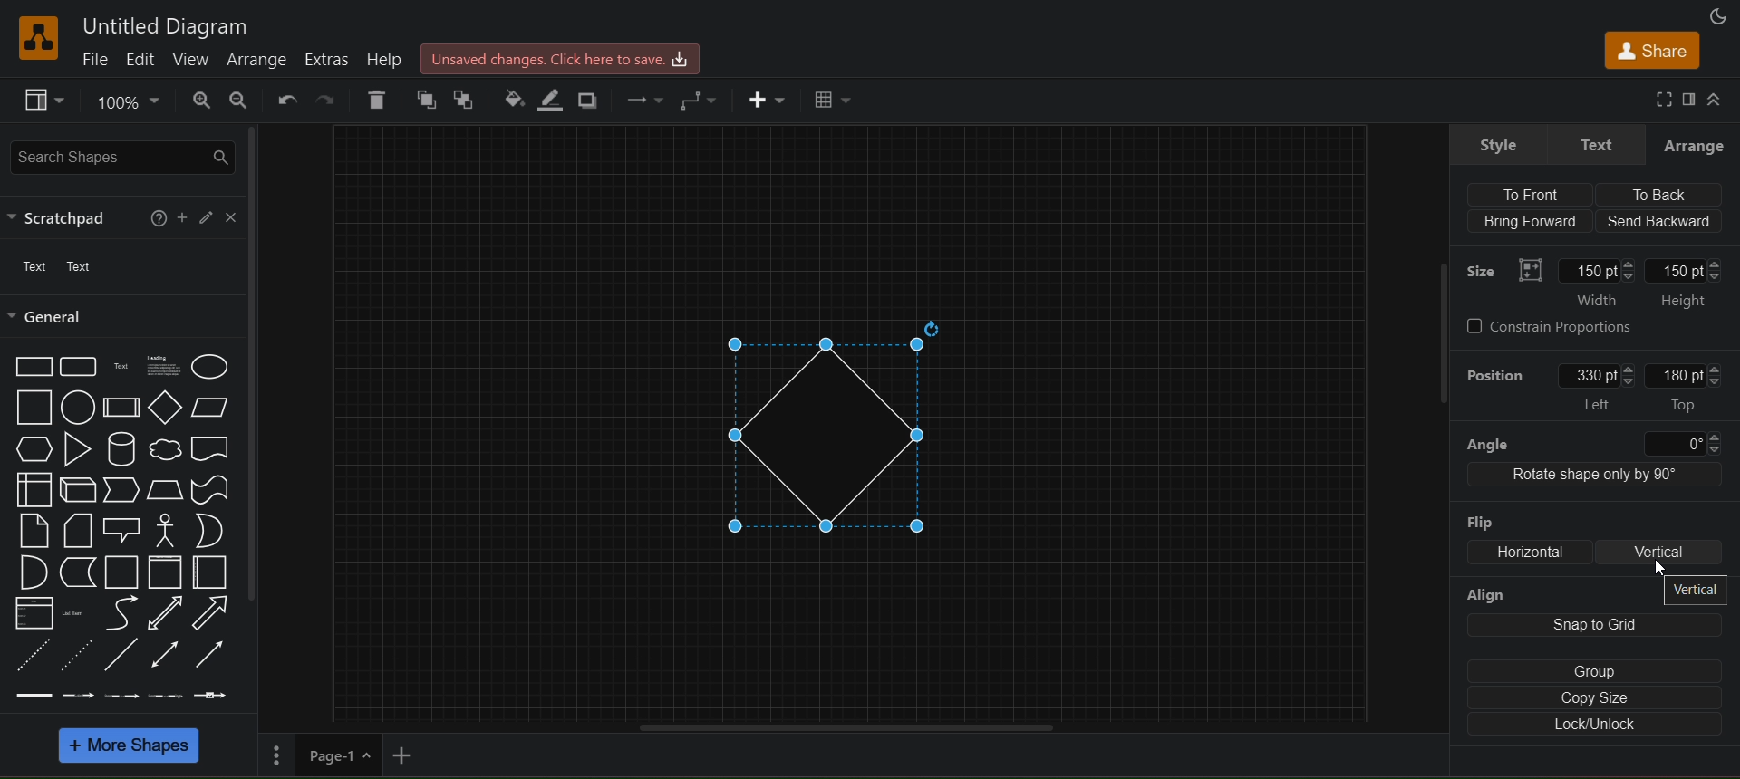 This screenshot has height=779, width=1740. Describe the element at coordinates (254, 363) in the screenshot. I see `vertical scroll bar` at that location.